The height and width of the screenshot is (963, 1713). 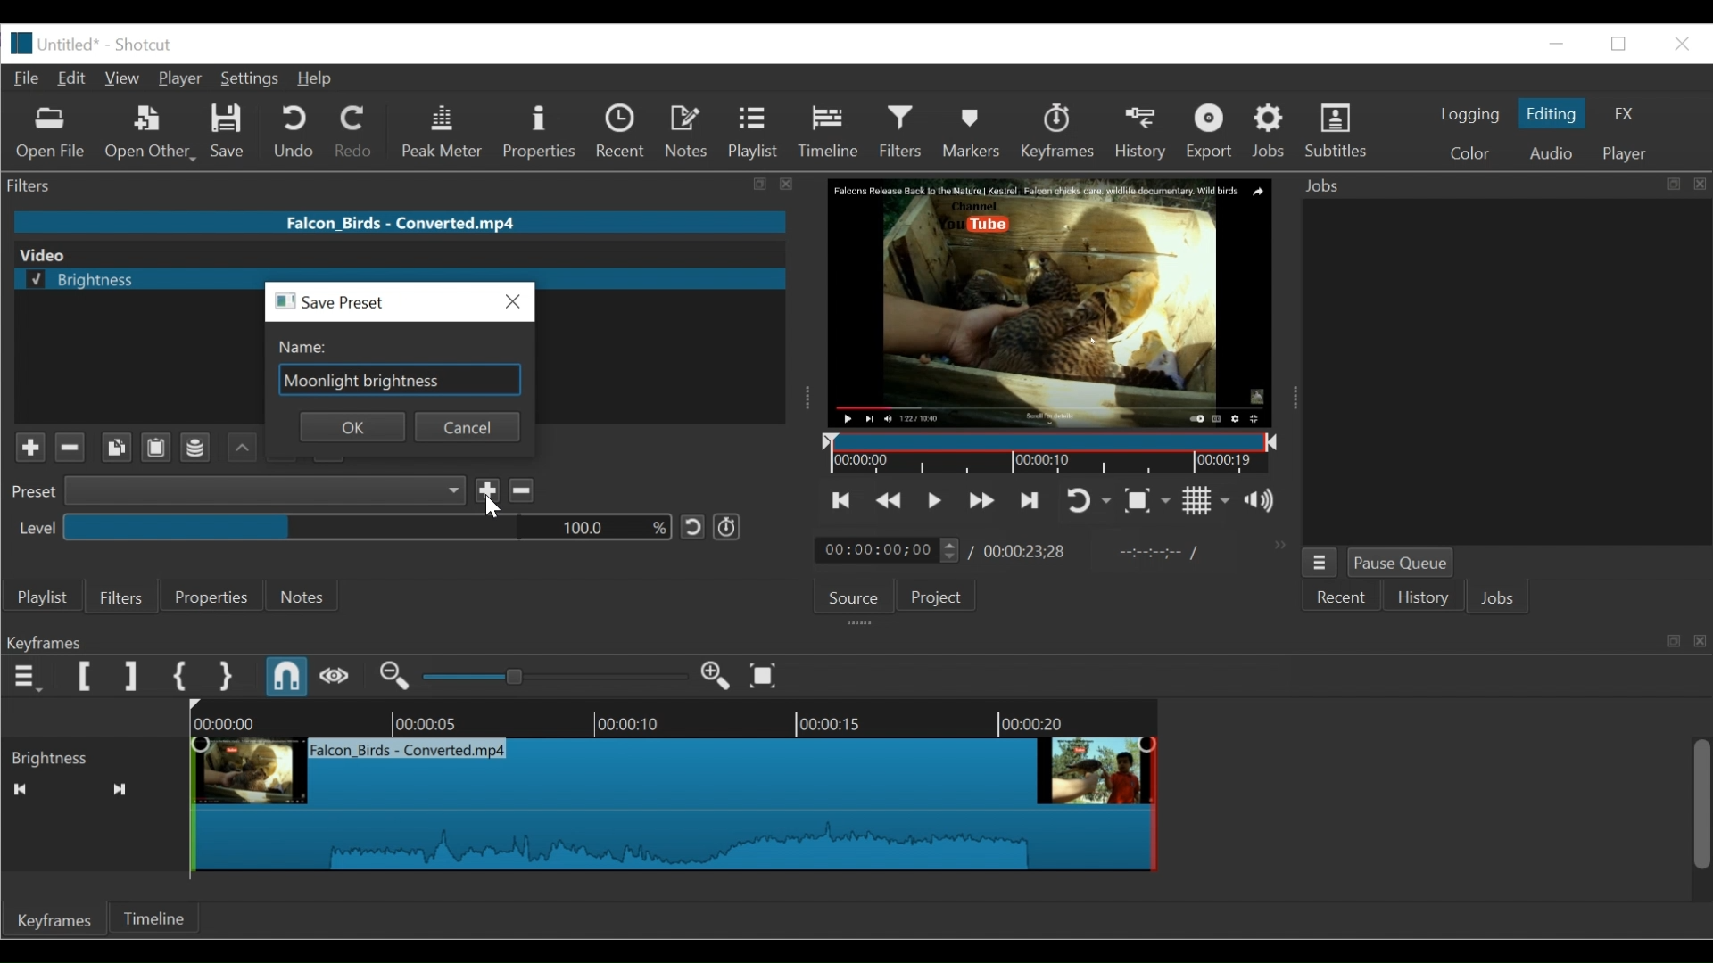 I want to click on Current duration, so click(x=890, y=550).